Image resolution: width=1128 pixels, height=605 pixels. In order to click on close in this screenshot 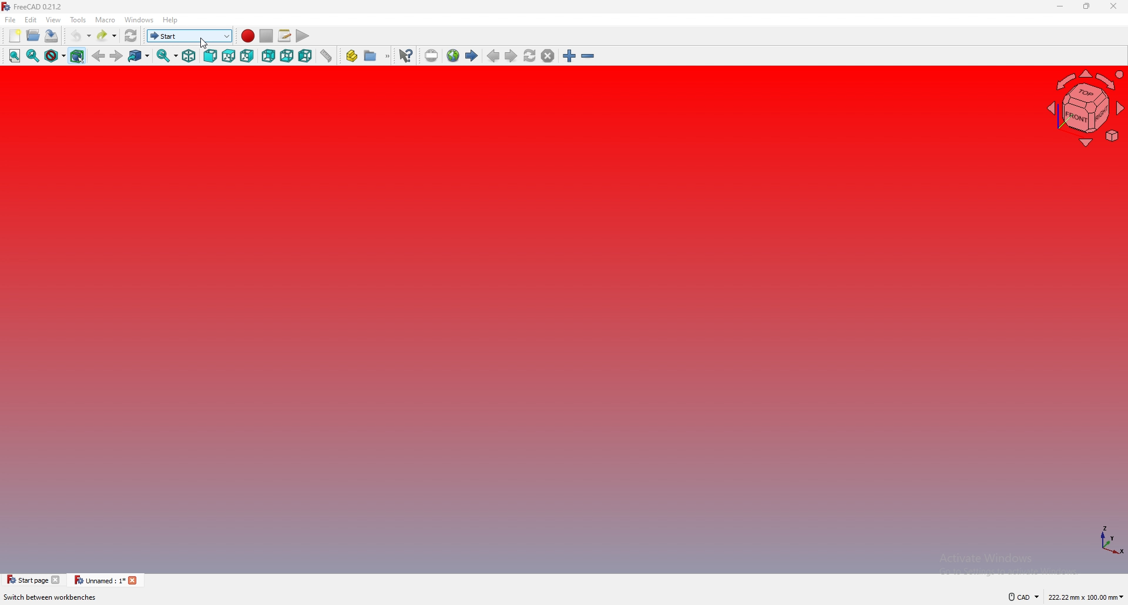, I will do `click(1113, 6)`.